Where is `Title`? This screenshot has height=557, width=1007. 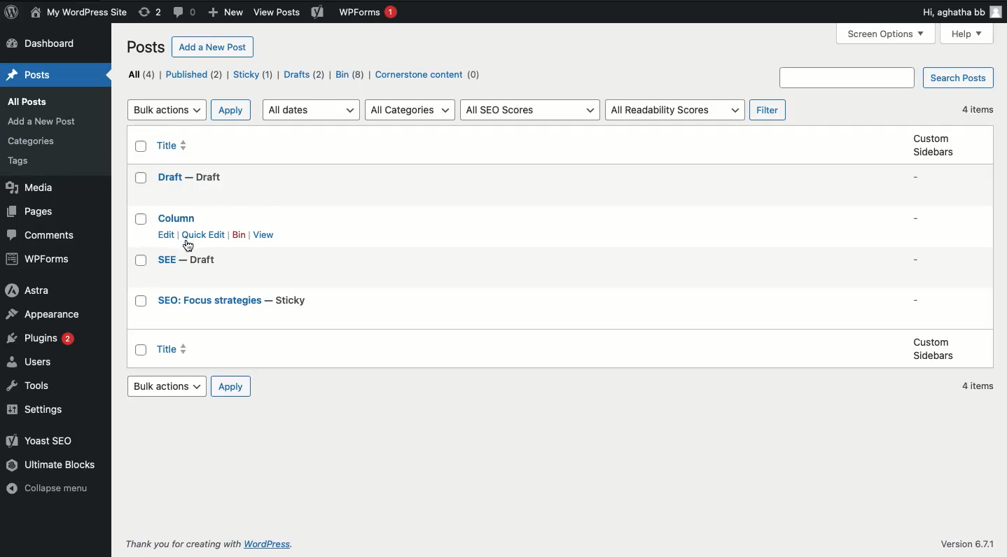
Title is located at coordinates (171, 349).